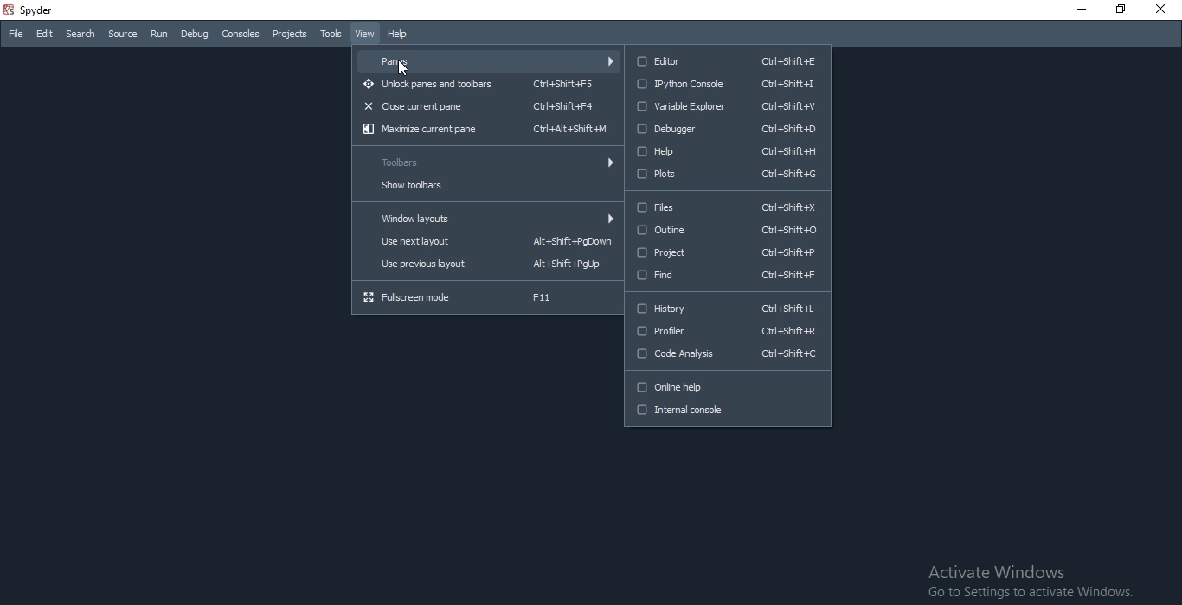  What do you see at coordinates (487, 107) in the screenshot?
I see `Close current pane` at bounding box center [487, 107].